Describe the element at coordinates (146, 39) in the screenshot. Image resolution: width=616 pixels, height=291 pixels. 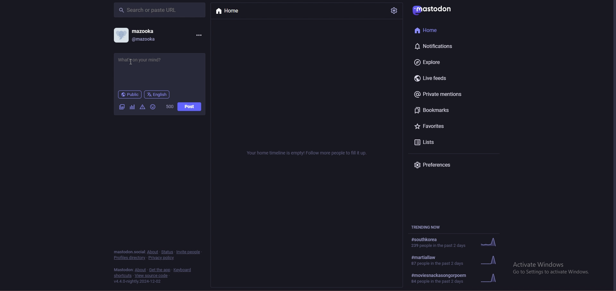
I see `@mazooka` at that location.